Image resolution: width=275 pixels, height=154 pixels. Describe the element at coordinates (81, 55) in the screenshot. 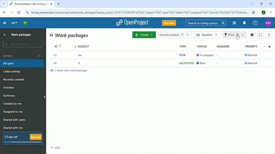

I see `oo` at that location.